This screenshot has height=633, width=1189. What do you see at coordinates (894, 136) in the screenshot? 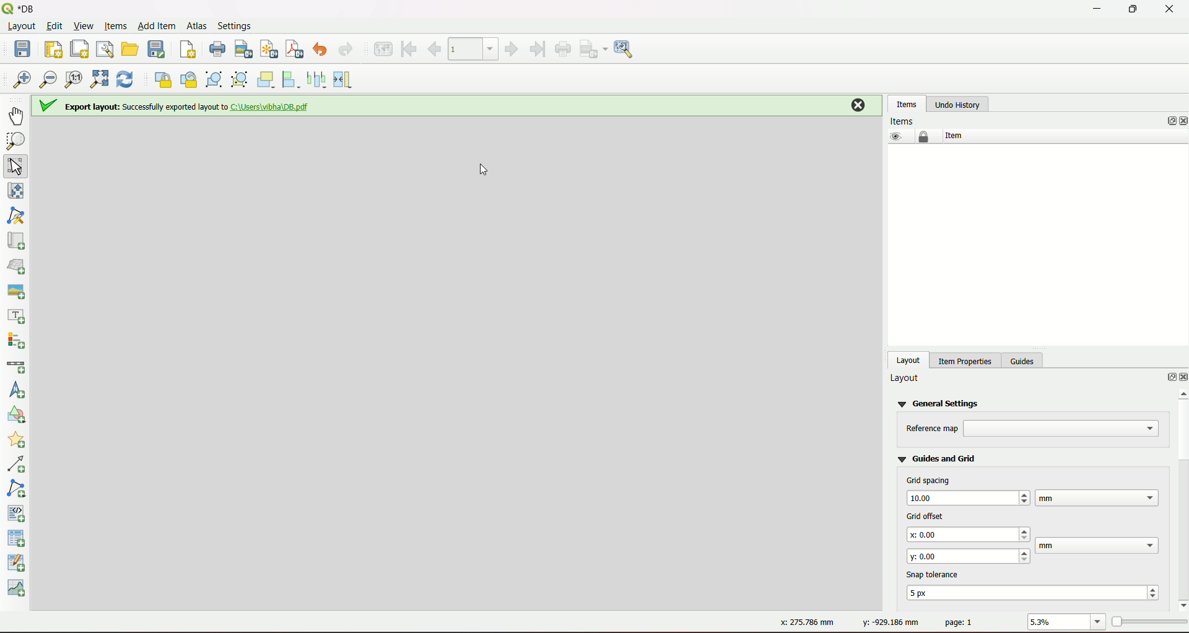
I see `eye` at bounding box center [894, 136].